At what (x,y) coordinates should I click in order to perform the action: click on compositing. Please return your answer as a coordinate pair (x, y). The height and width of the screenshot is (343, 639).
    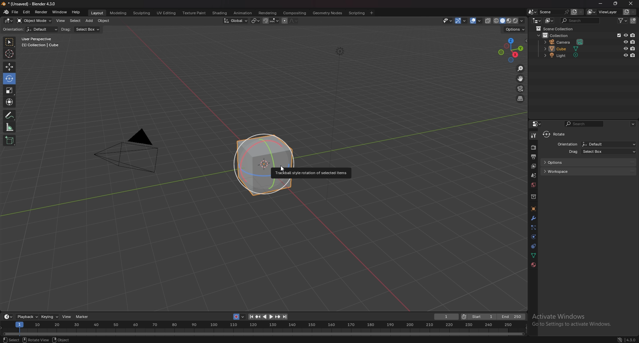
    Looking at the image, I should click on (295, 13).